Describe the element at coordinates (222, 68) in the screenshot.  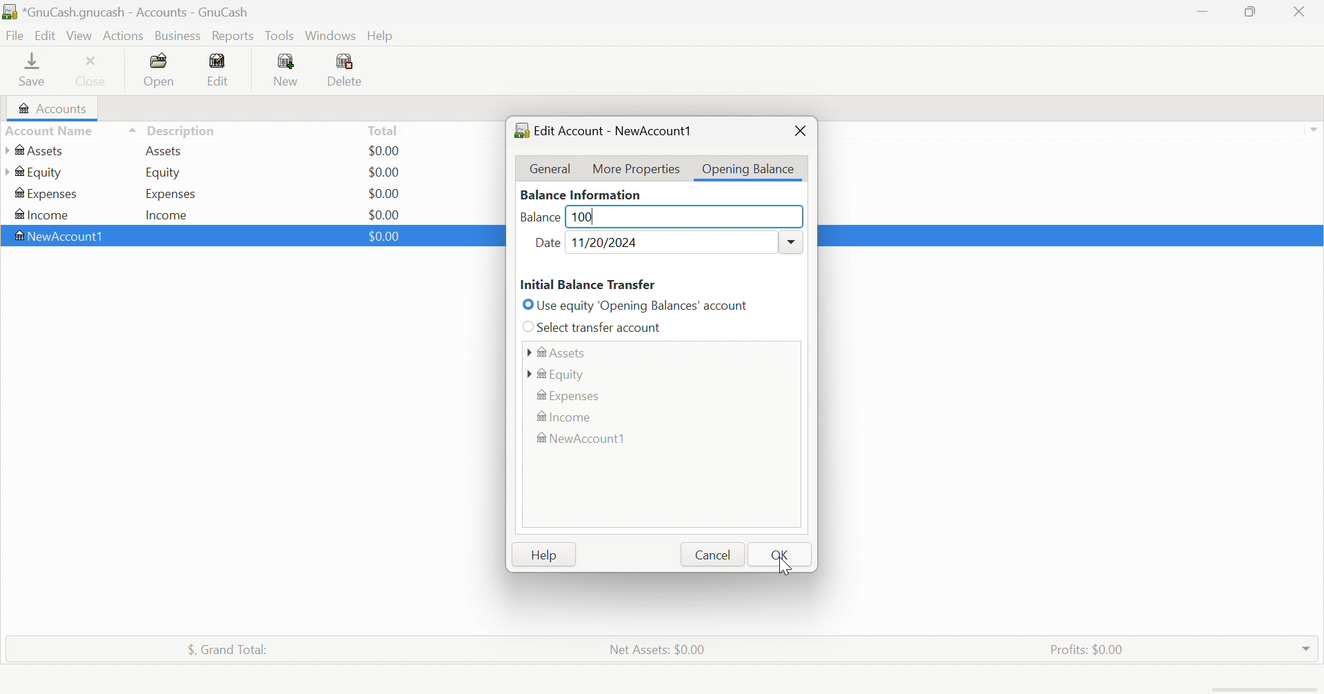
I see `Edit` at that location.